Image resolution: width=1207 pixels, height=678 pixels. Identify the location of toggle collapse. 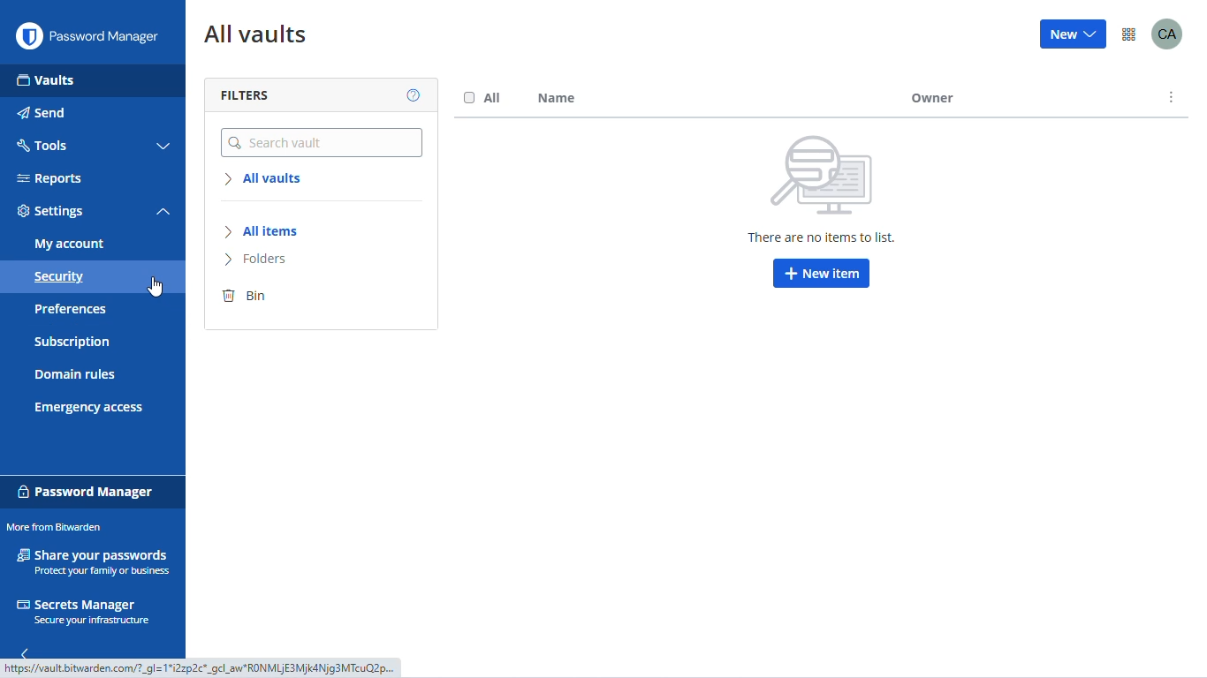
(163, 213).